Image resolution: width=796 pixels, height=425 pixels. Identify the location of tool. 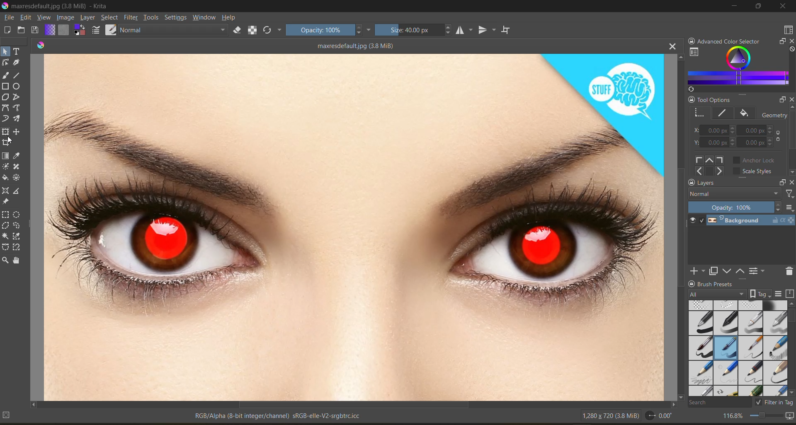
(6, 86).